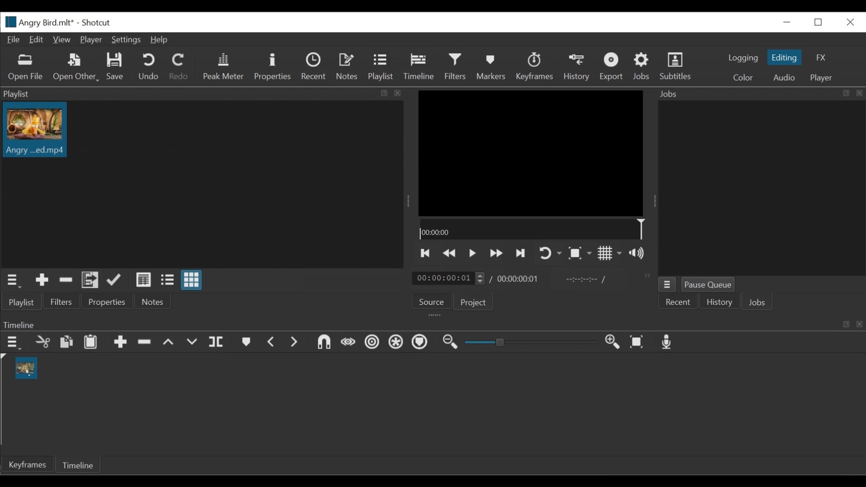 The height and width of the screenshot is (487, 866). I want to click on Jobs Panel, so click(760, 188).